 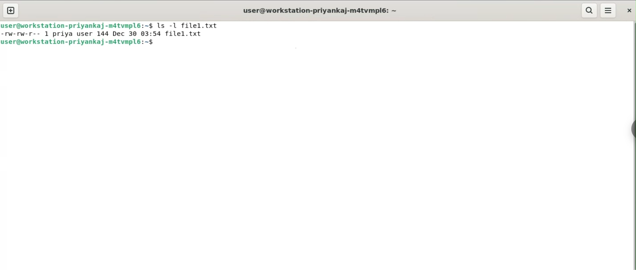 What do you see at coordinates (10, 10) in the screenshot?
I see `new tab` at bounding box center [10, 10].